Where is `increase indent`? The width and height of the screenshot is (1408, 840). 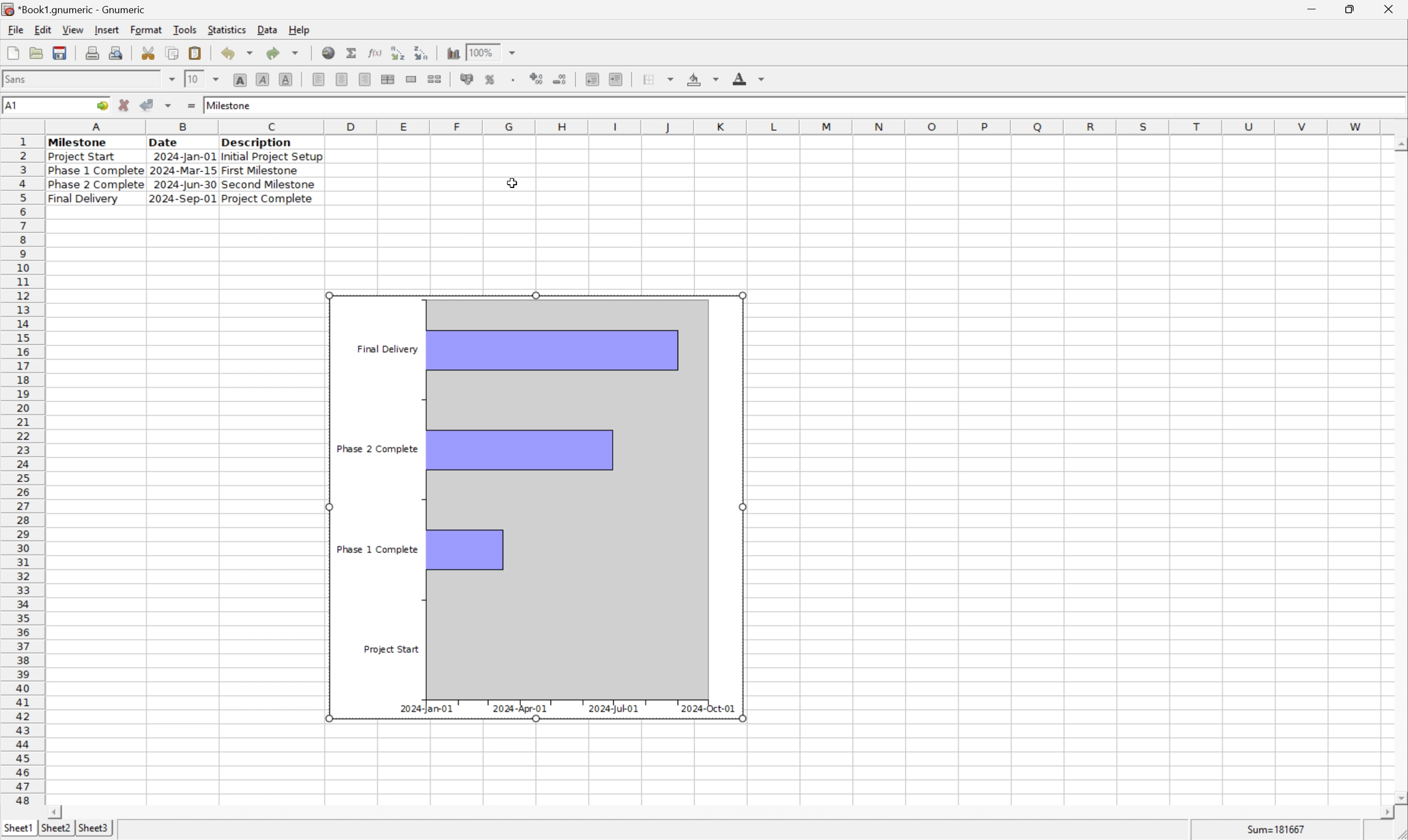
increase indent is located at coordinates (619, 79).